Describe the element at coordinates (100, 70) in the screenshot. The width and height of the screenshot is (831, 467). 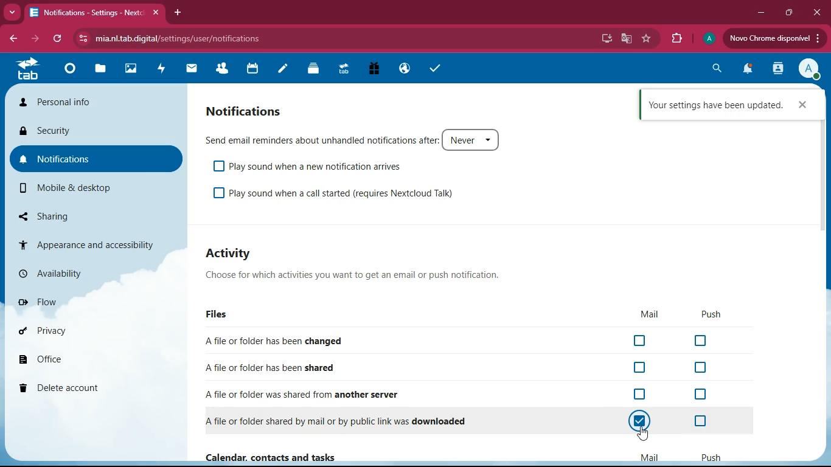
I see `files` at that location.